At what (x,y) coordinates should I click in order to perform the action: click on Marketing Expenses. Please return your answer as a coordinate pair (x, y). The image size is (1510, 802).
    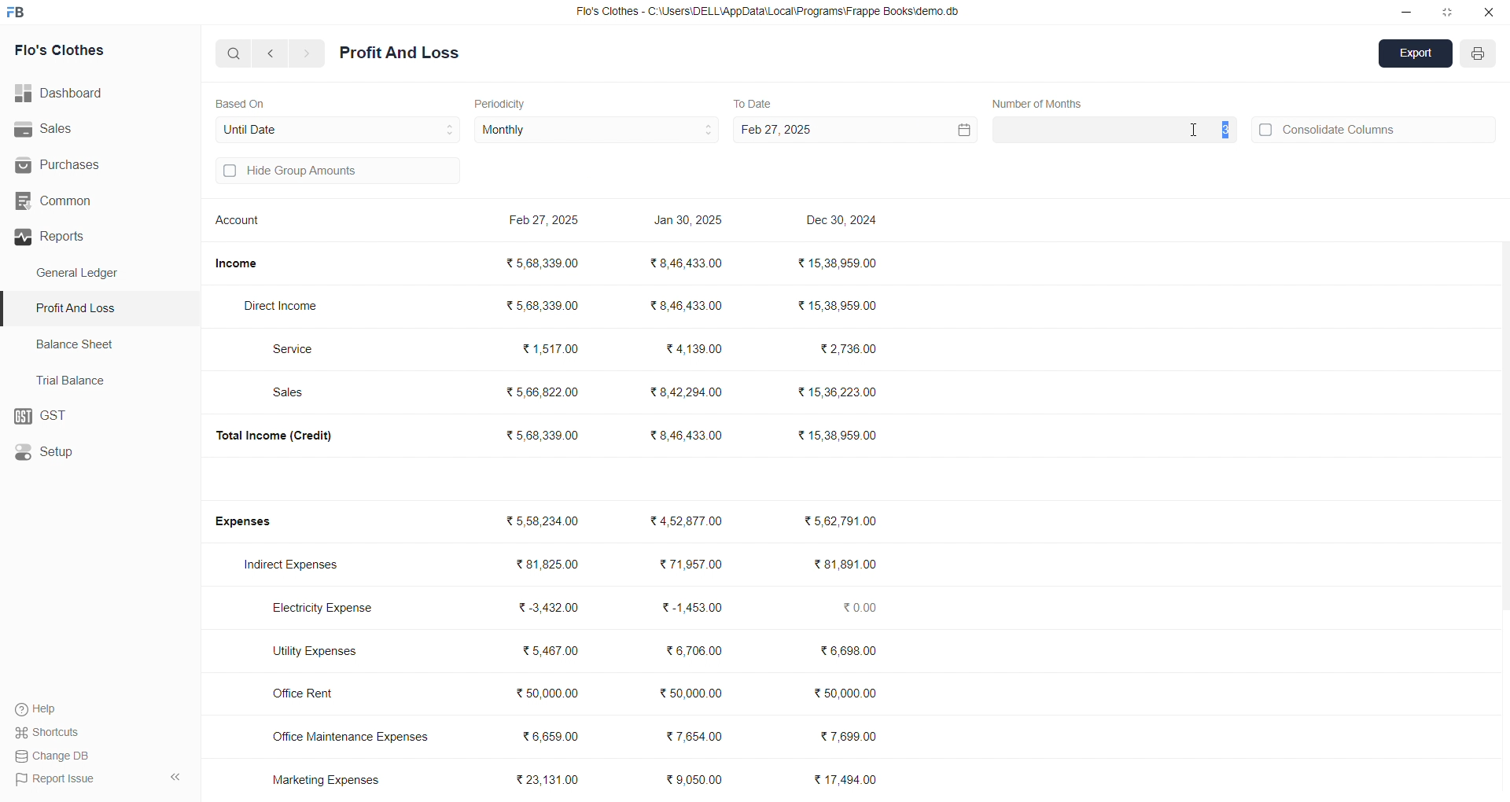
    Looking at the image, I should click on (326, 779).